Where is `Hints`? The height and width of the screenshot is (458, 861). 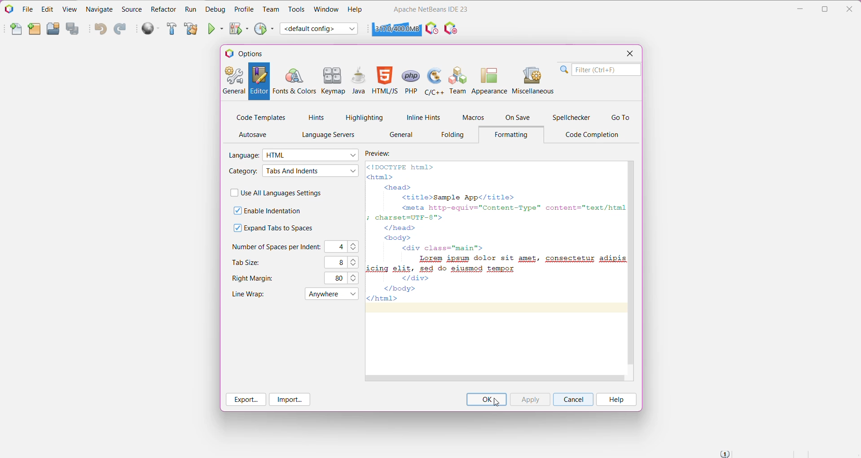 Hints is located at coordinates (316, 118).